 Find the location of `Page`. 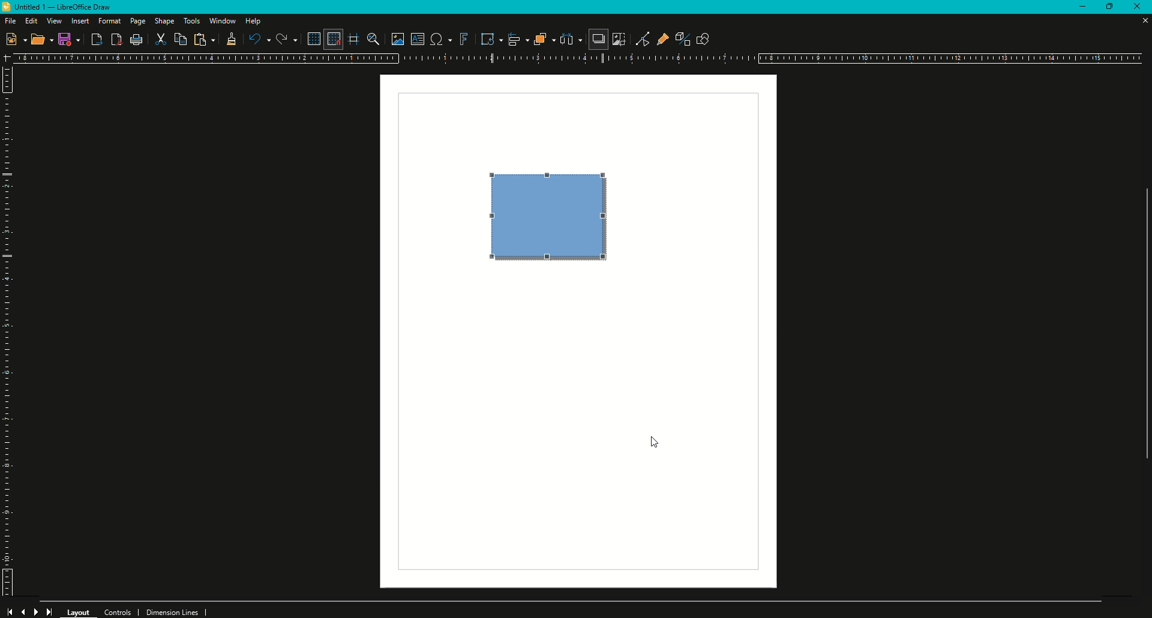

Page is located at coordinates (137, 22).